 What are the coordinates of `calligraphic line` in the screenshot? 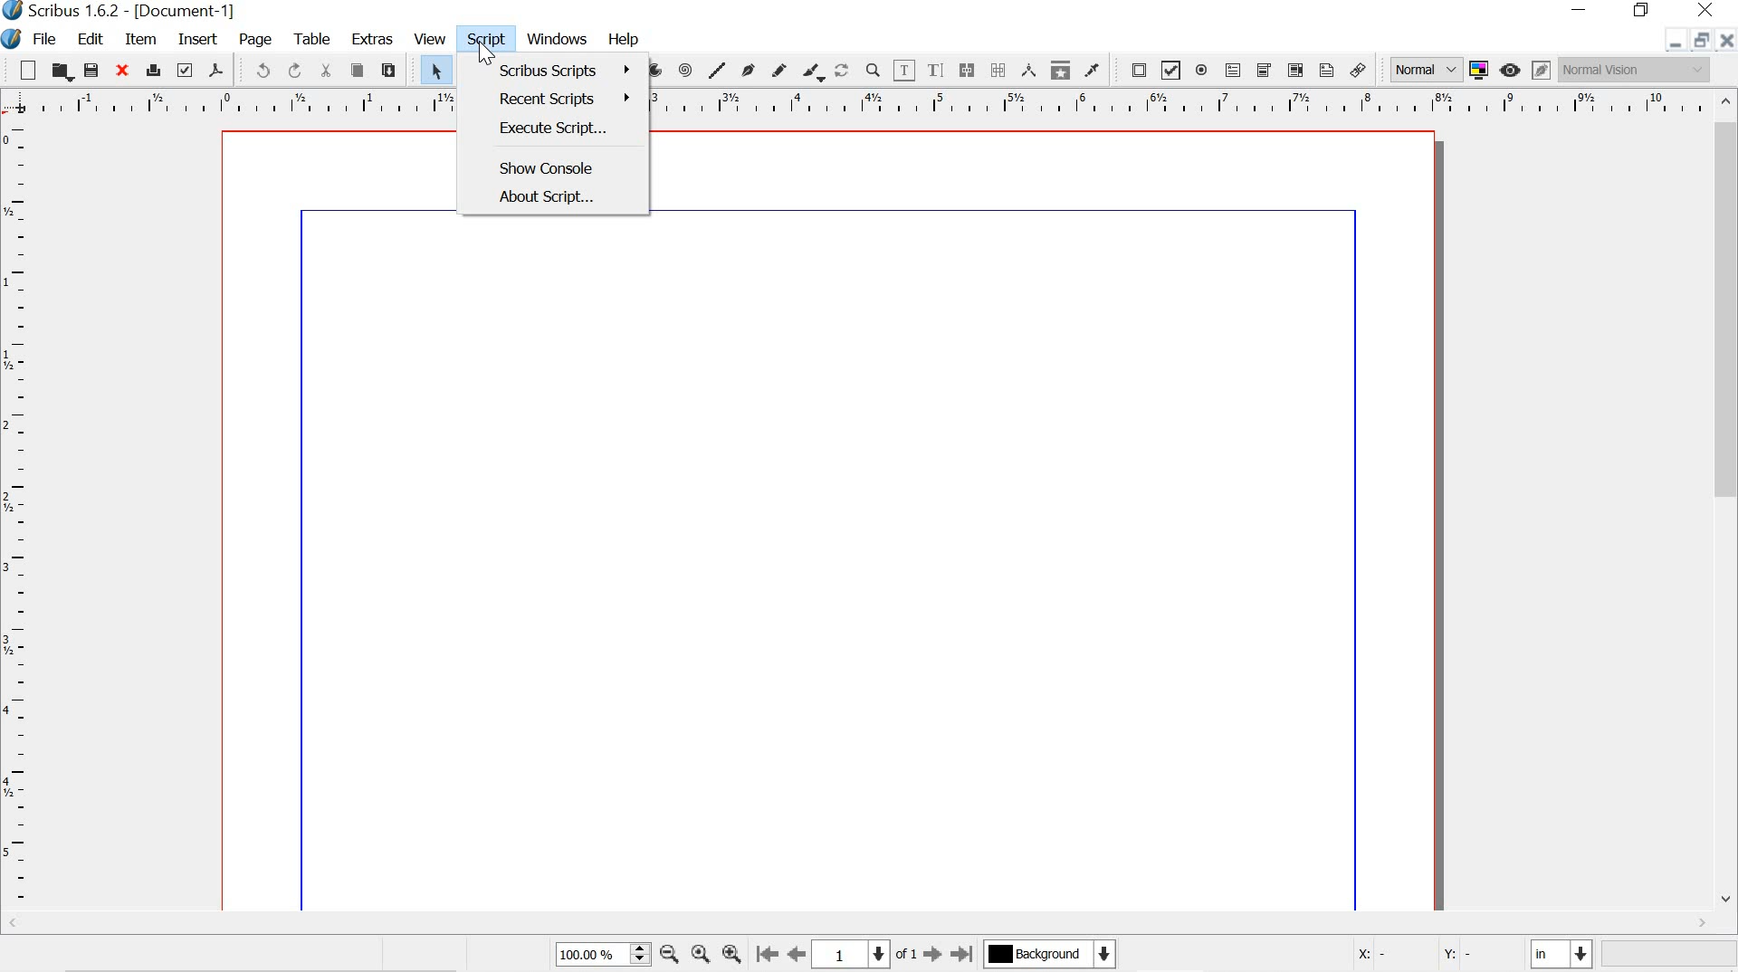 It's located at (815, 72).